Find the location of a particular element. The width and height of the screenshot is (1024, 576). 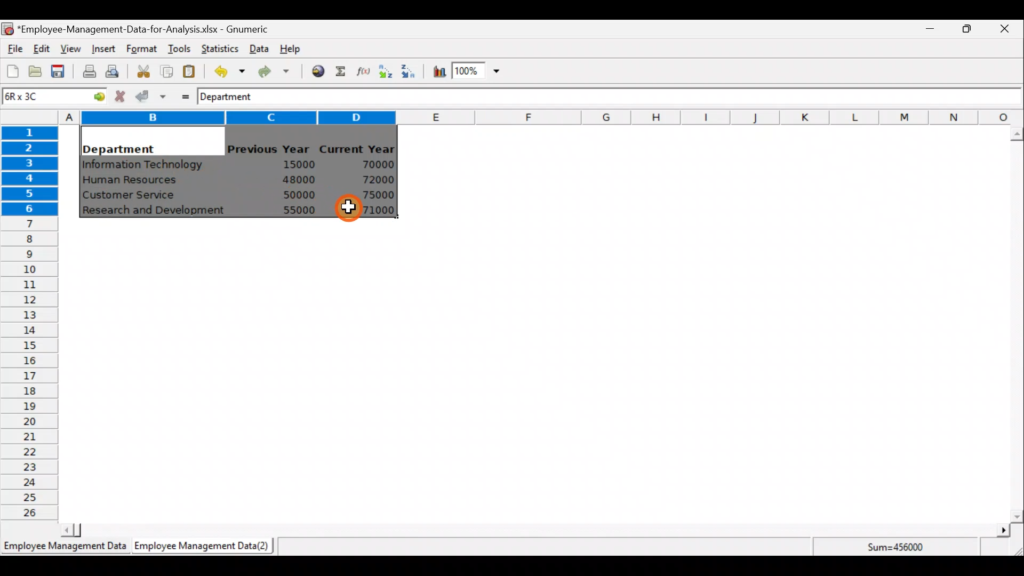

Save the current workbook is located at coordinates (61, 73).